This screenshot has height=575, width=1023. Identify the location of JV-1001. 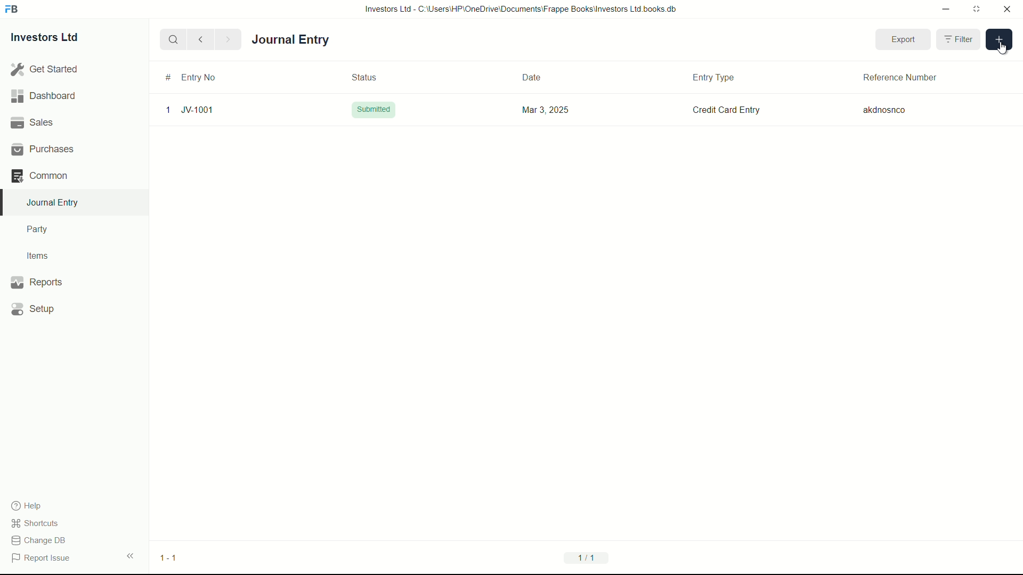
(198, 111).